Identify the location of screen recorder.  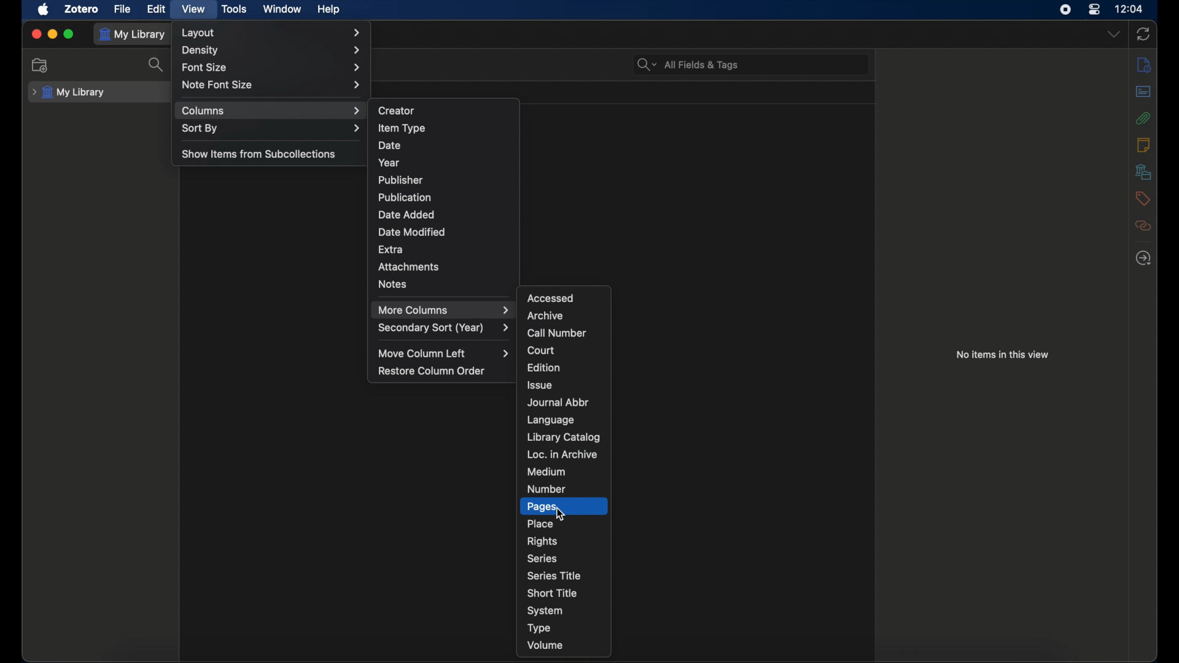
(1065, 10).